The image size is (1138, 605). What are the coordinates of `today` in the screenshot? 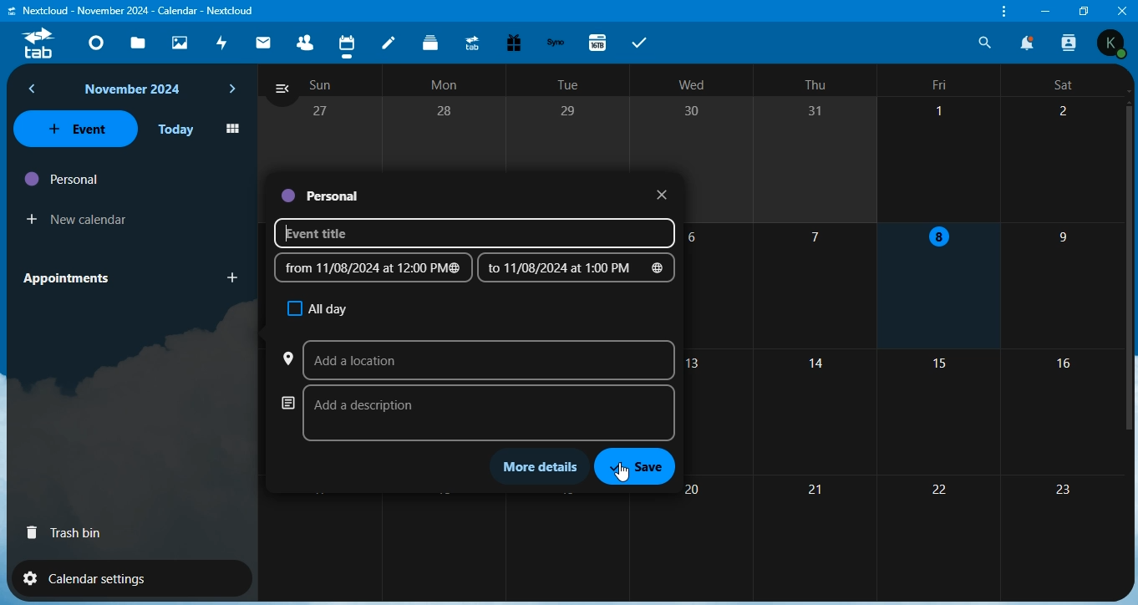 It's located at (178, 129).